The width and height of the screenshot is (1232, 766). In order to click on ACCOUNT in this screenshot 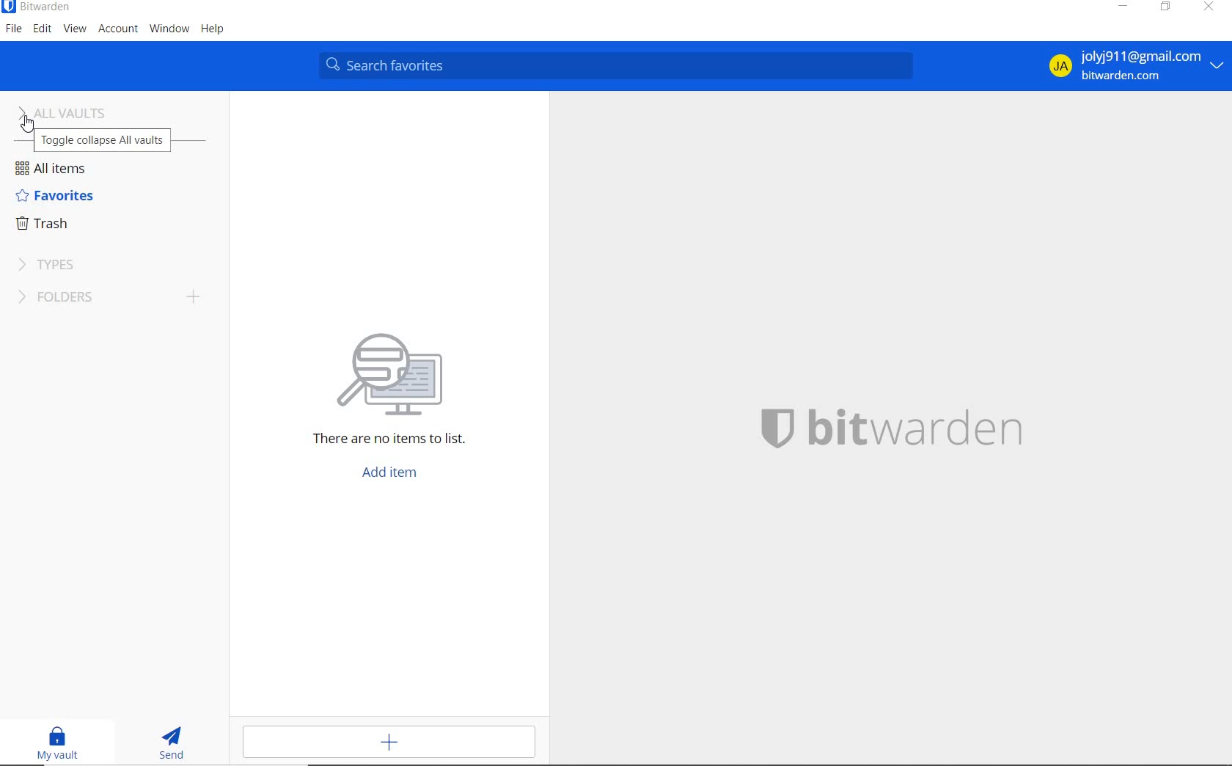, I will do `click(120, 29)`.